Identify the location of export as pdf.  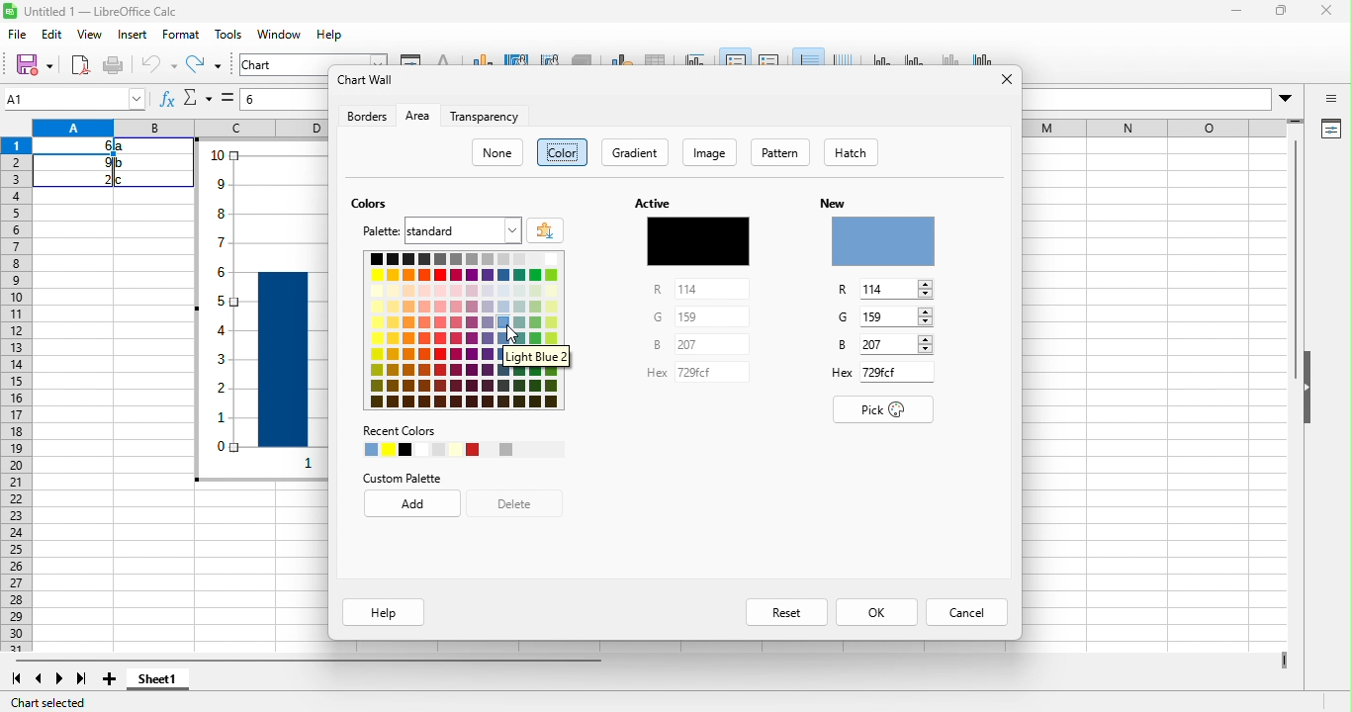
(80, 64).